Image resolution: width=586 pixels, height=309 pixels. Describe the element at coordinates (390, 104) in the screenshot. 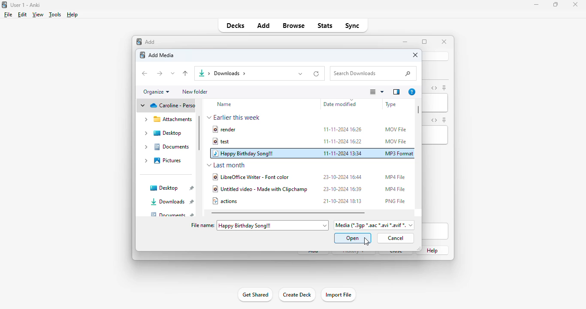

I see `file type` at that location.